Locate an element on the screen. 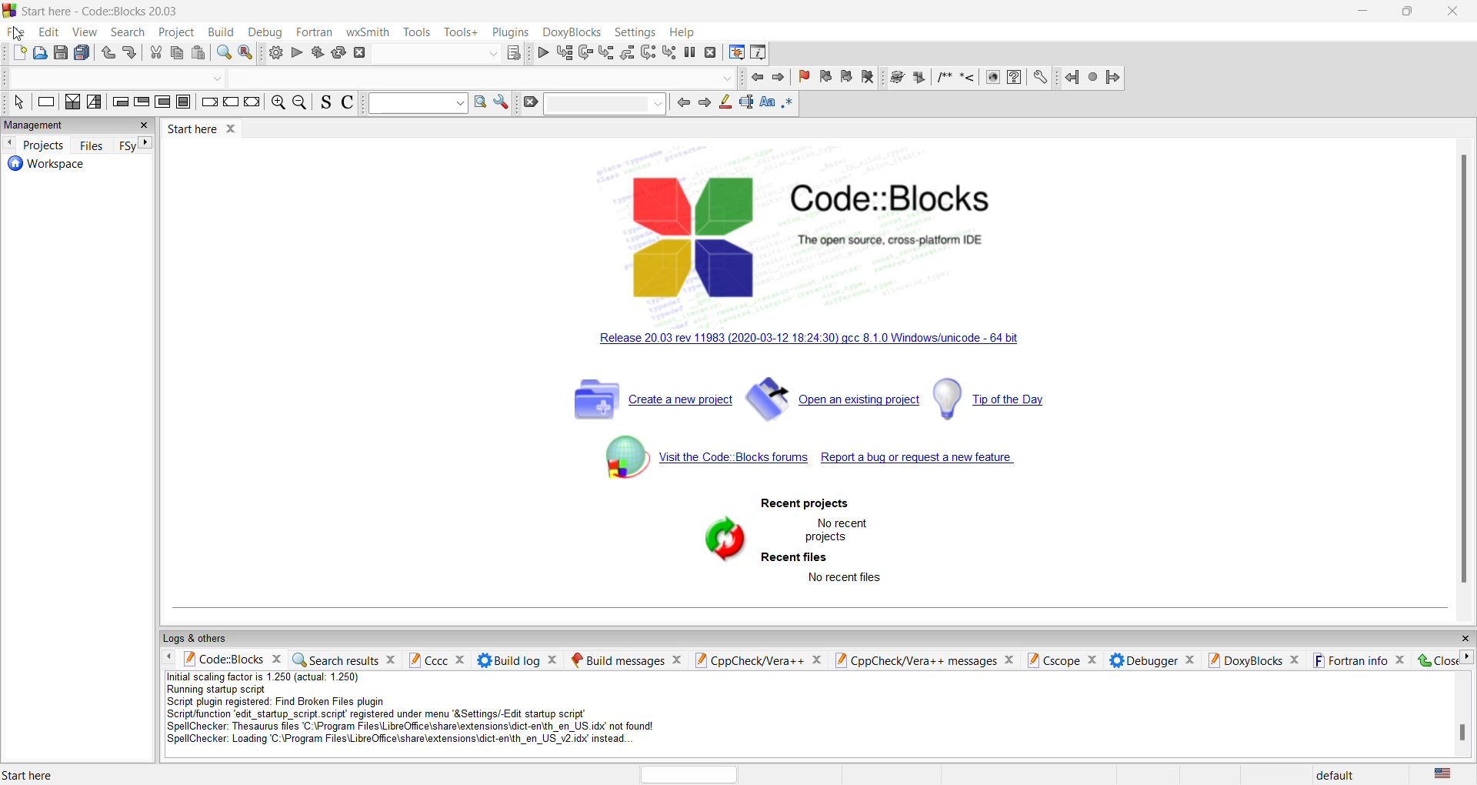 This screenshot has width=1477, height=785. edit is located at coordinates (19, 33).